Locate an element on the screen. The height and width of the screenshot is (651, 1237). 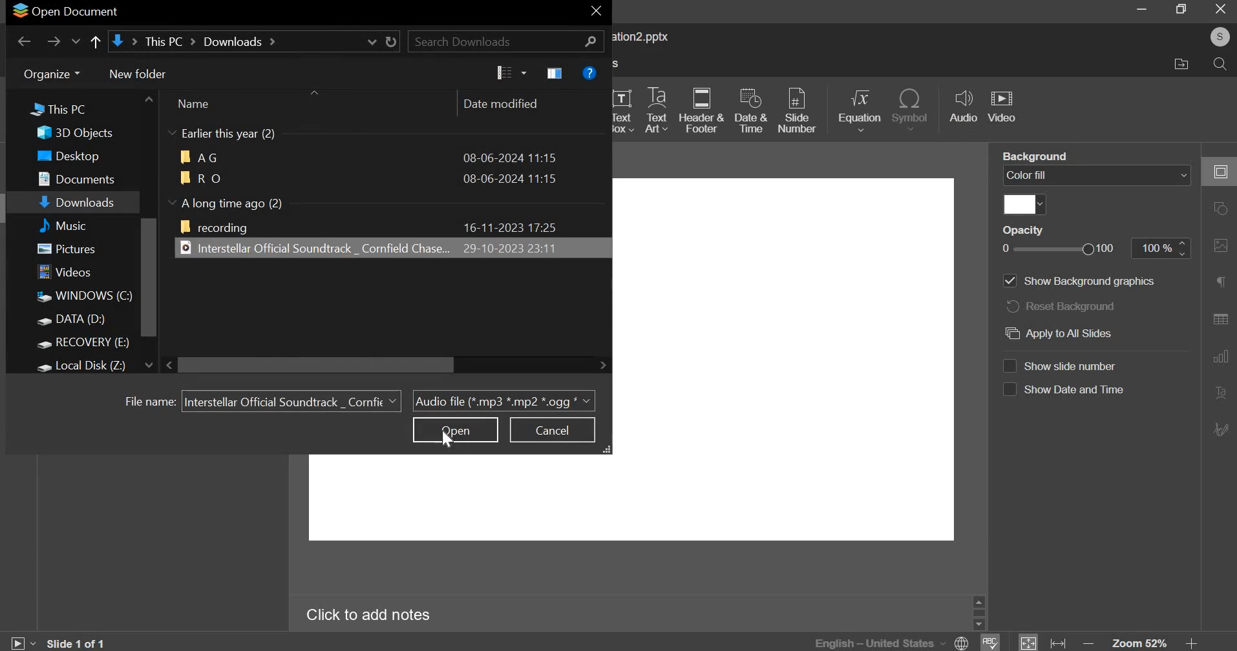
increase/decrease opacity is located at coordinates (1184, 248).